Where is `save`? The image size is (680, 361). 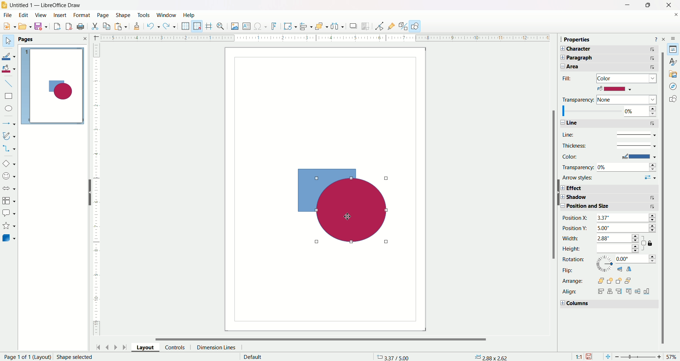 save is located at coordinates (590, 355).